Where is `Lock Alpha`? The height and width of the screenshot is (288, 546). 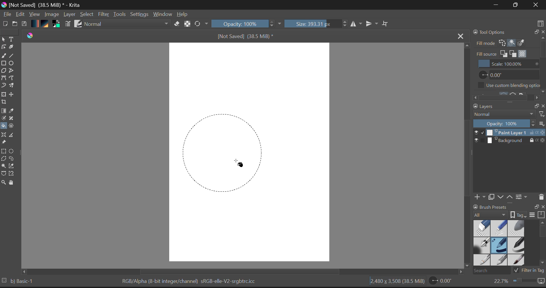 Lock Alpha is located at coordinates (186, 24).